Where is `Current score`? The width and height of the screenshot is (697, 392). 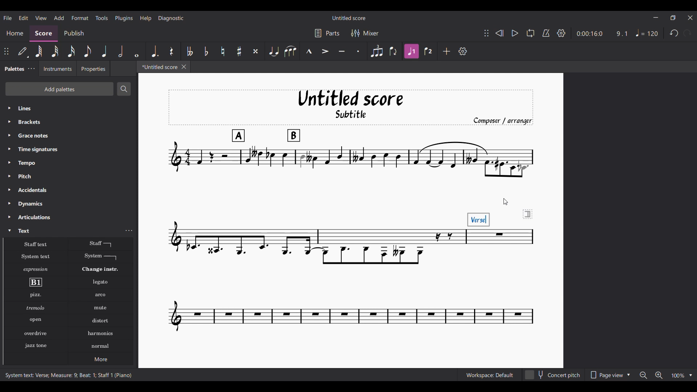 Current score is located at coordinates (496, 280).